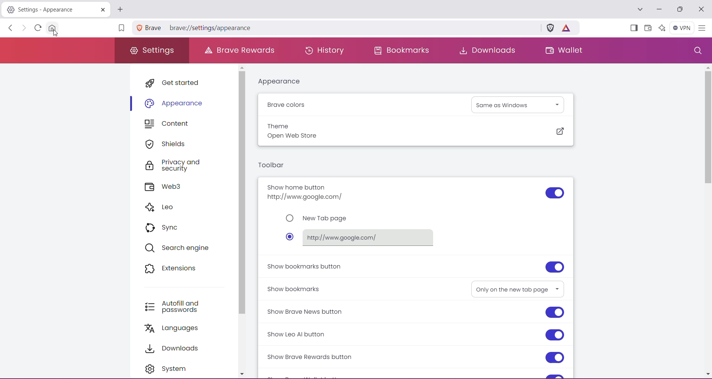 This screenshot has width=712, height=379. Describe the element at coordinates (661, 27) in the screenshot. I see `Leo AI` at that location.